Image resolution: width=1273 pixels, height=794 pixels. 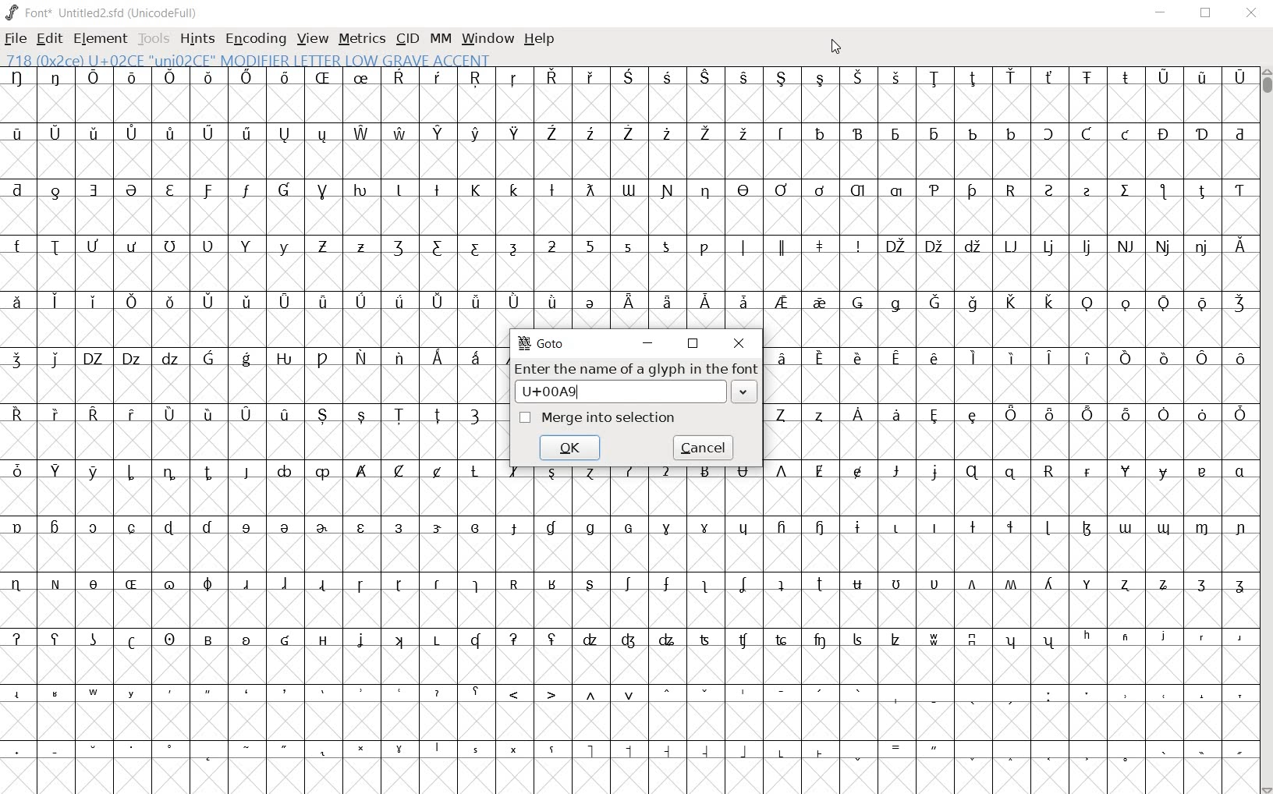 I want to click on element, so click(x=100, y=38).